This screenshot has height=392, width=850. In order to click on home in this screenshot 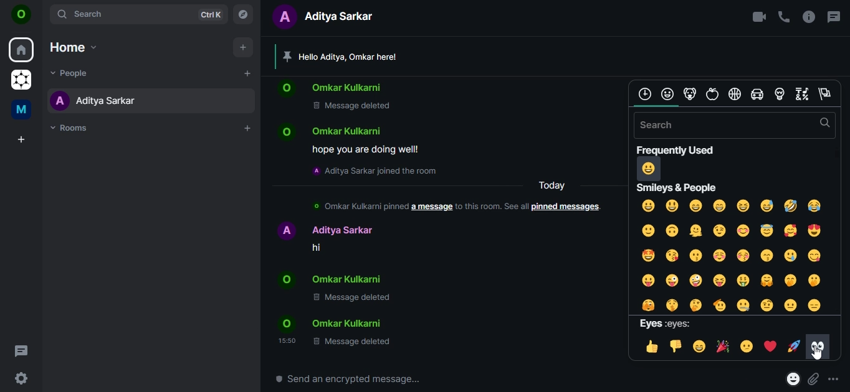, I will do `click(74, 45)`.